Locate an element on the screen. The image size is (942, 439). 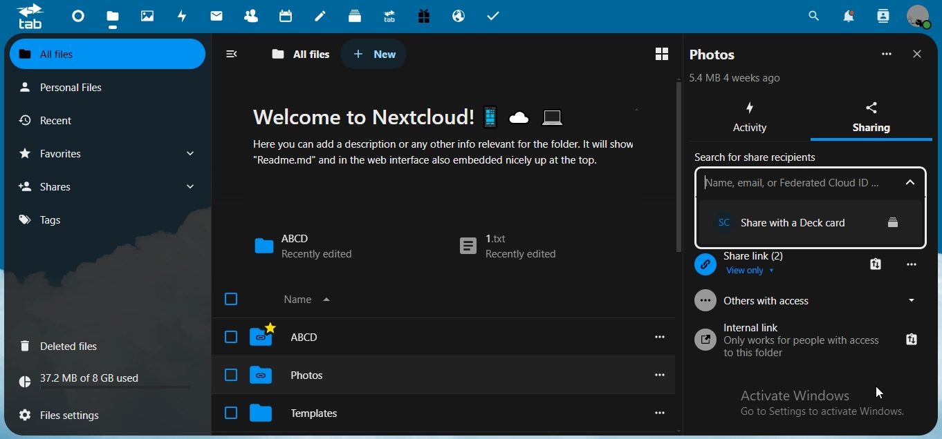
photos is located at coordinates (714, 55).